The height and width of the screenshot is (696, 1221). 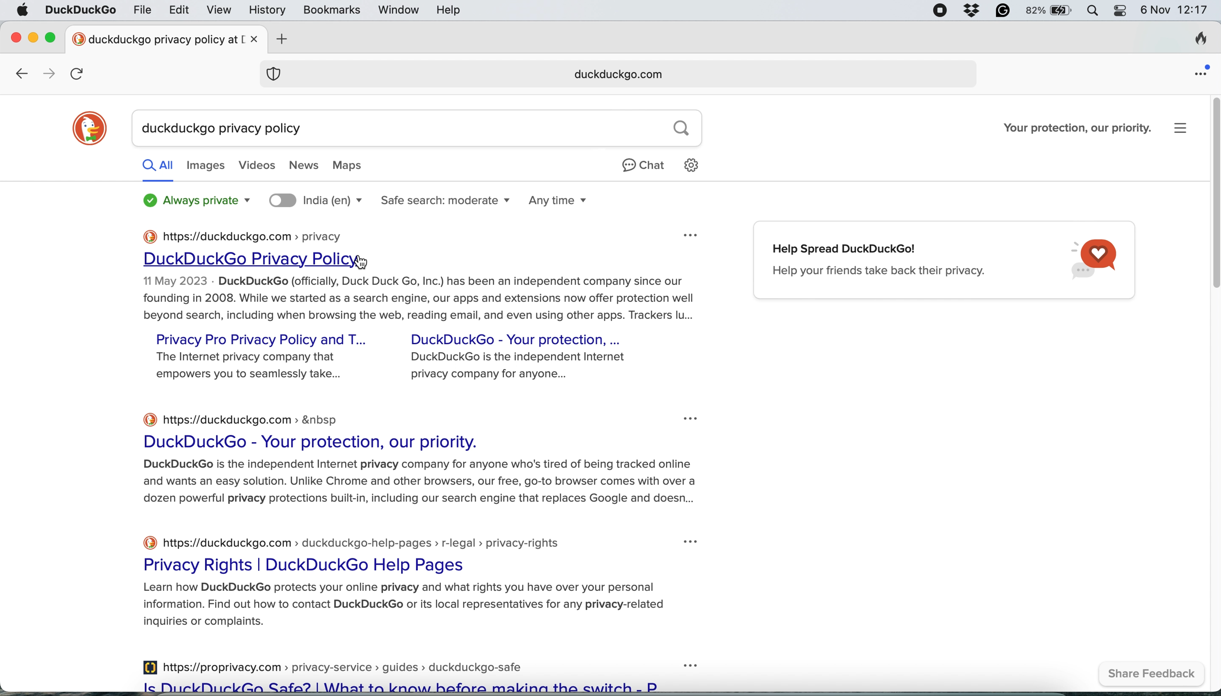 What do you see at coordinates (254, 166) in the screenshot?
I see `videos` at bounding box center [254, 166].